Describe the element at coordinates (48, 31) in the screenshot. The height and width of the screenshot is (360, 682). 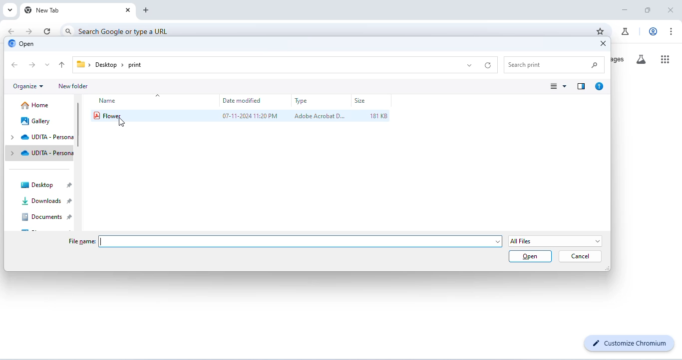
I see `refresh` at that location.